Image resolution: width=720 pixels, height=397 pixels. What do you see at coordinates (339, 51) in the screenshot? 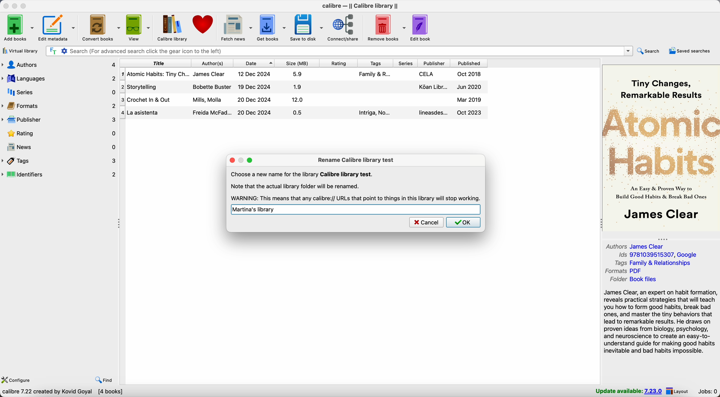
I see `search bar` at bounding box center [339, 51].